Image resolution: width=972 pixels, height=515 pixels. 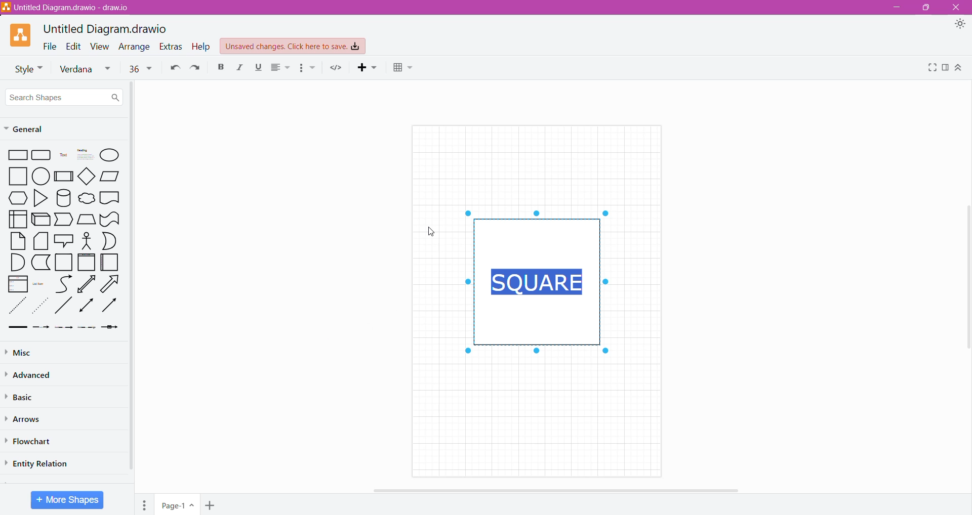 What do you see at coordinates (86, 155) in the screenshot?
I see `heading` at bounding box center [86, 155].